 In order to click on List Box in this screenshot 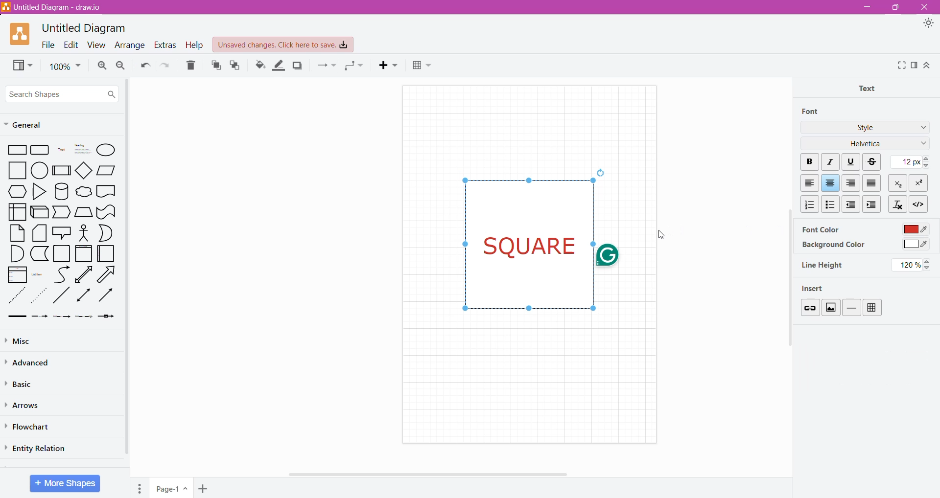, I will do `click(16, 274)`.